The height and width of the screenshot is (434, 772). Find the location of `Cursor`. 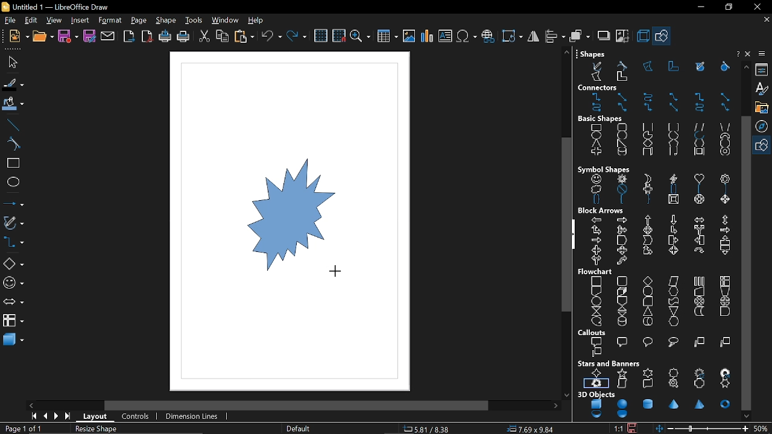

Cursor is located at coordinates (338, 271).